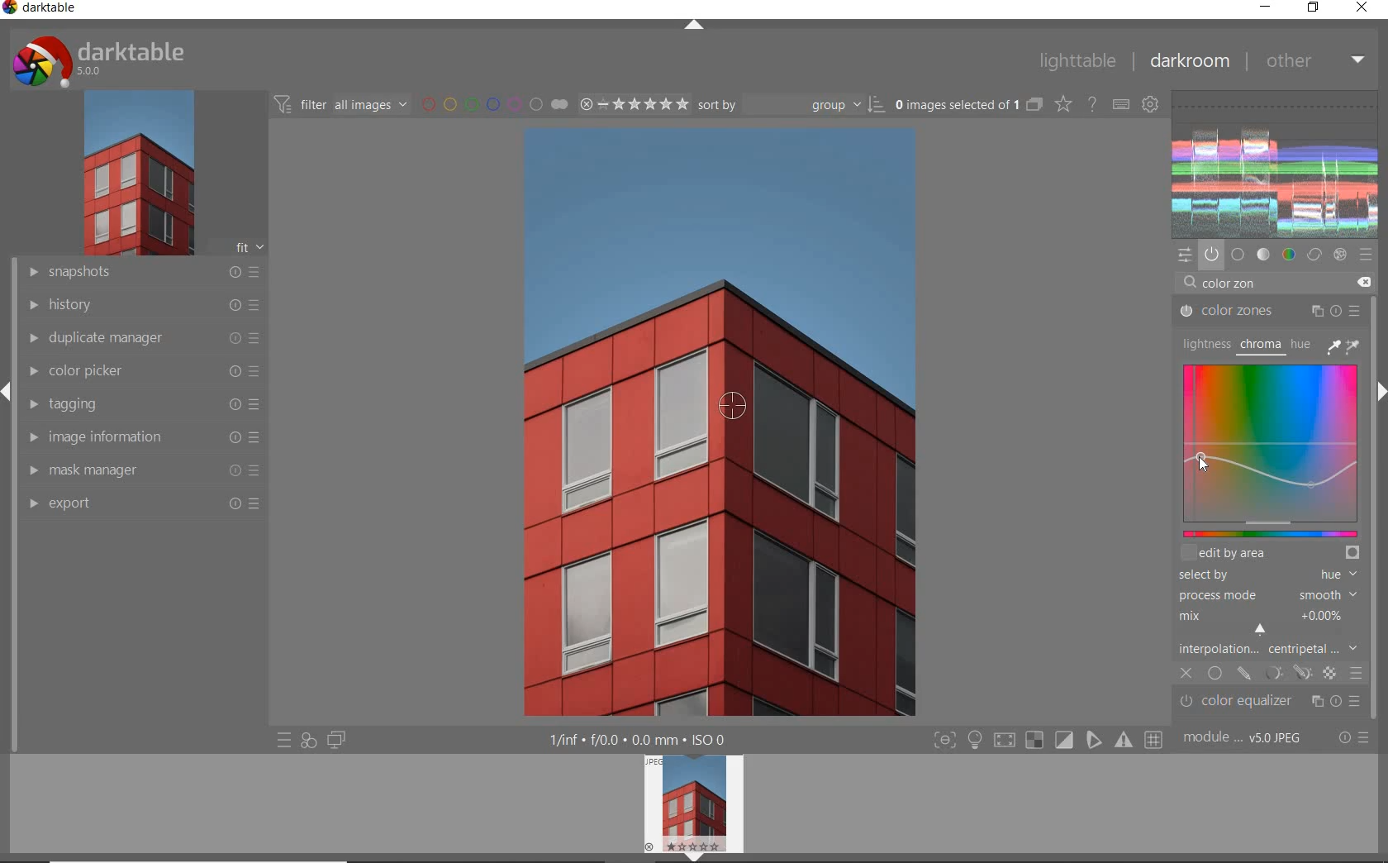  Describe the element at coordinates (1264, 619) in the screenshot. I see `MIX` at that location.